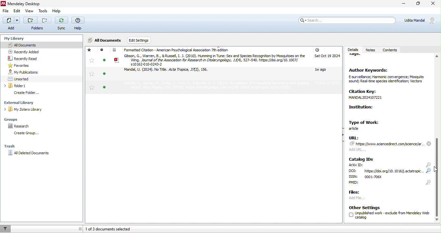 This screenshot has height=233, width=441. Describe the element at coordinates (28, 134) in the screenshot. I see `create group` at that location.